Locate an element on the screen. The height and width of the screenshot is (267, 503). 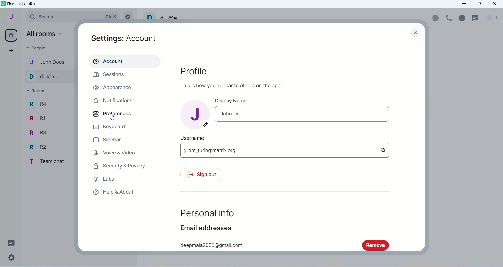
Appearance is located at coordinates (114, 87).